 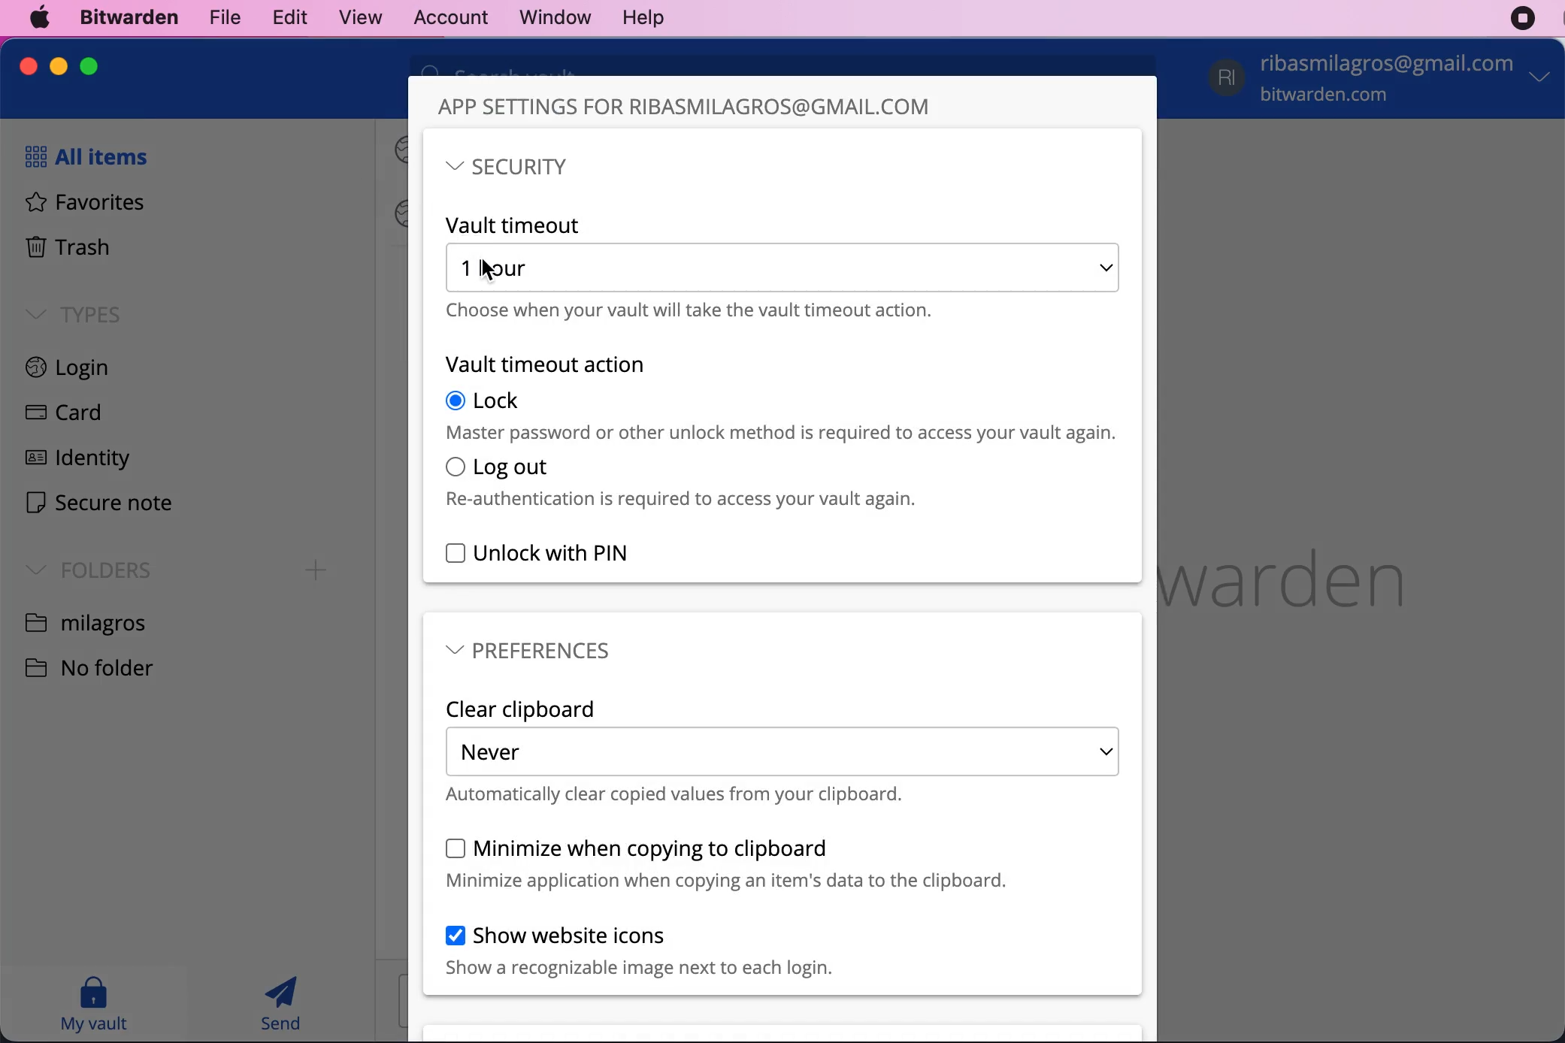 I want to click on bitwarden, so click(x=126, y=19).